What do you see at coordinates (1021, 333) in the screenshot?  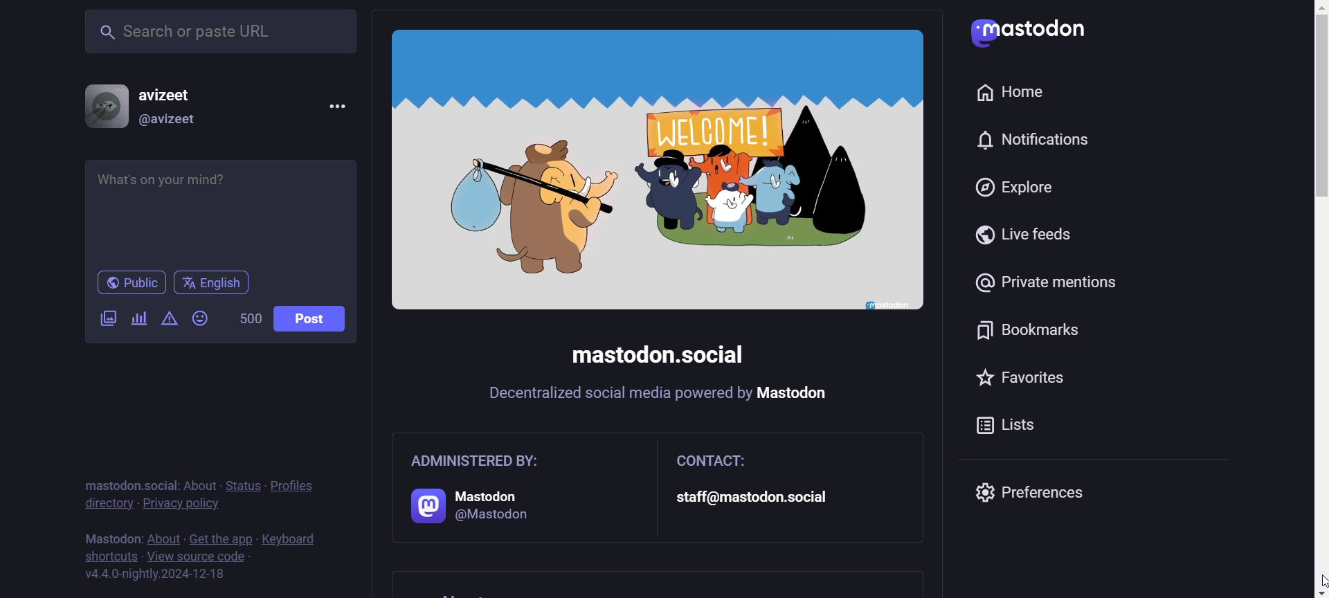 I see `bookmarks` at bounding box center [1021, 333].